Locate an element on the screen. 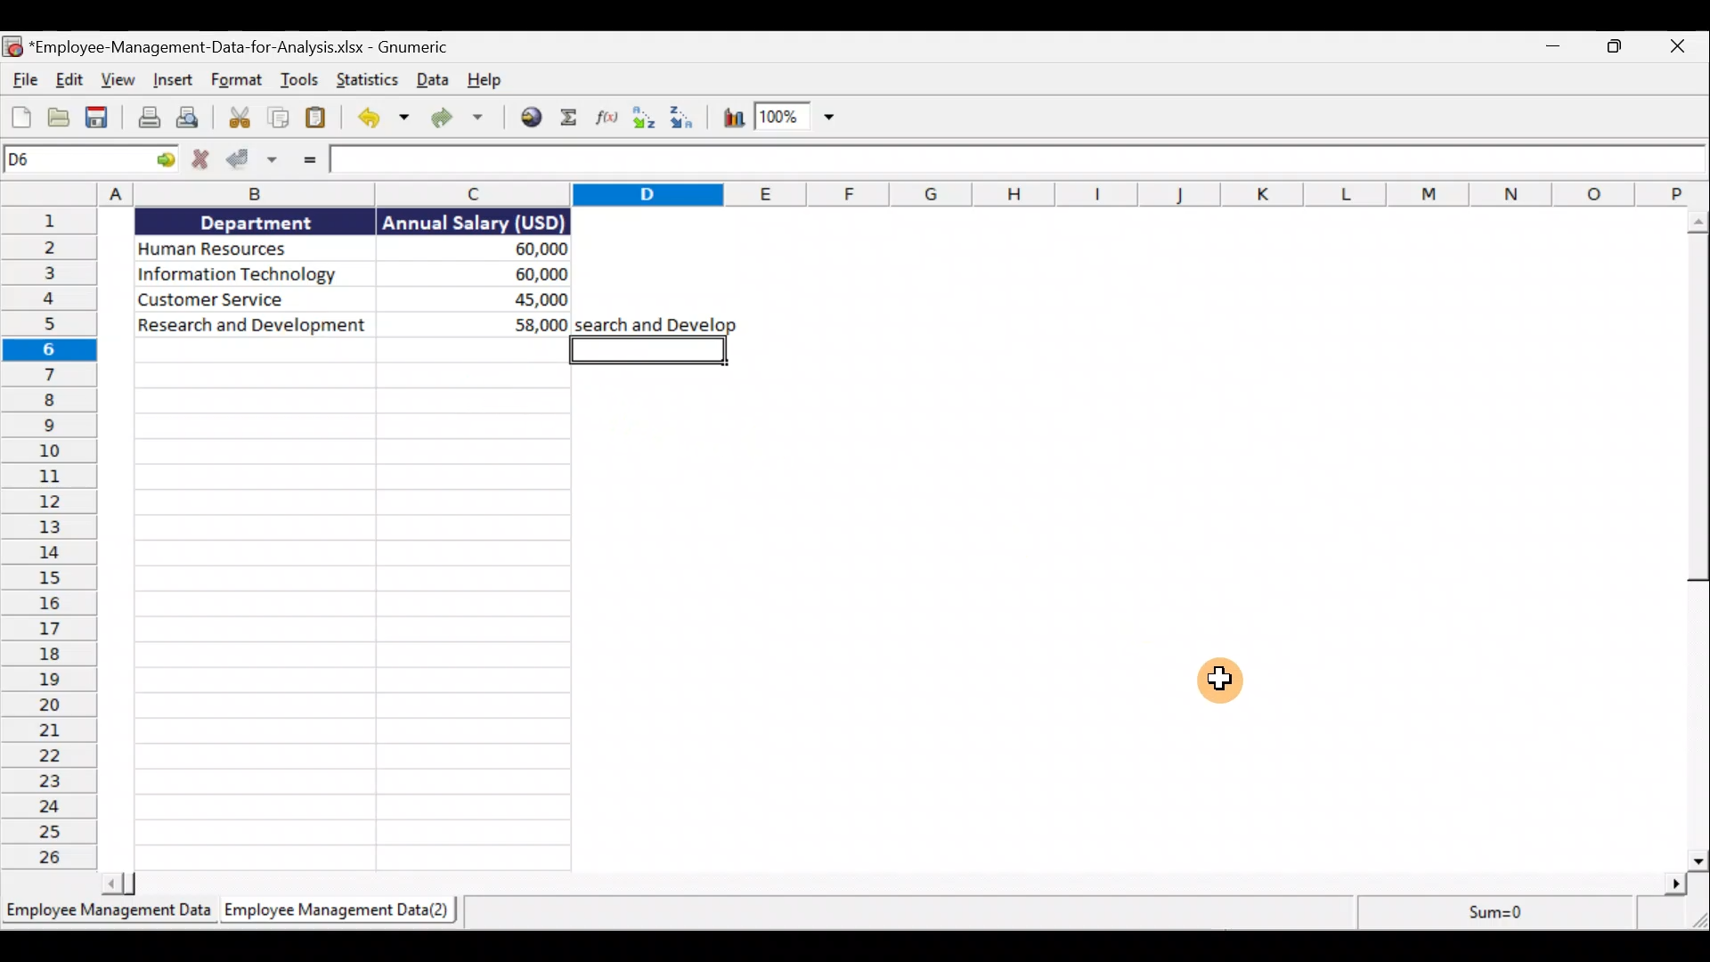  File is located at coordinates (22, 78).